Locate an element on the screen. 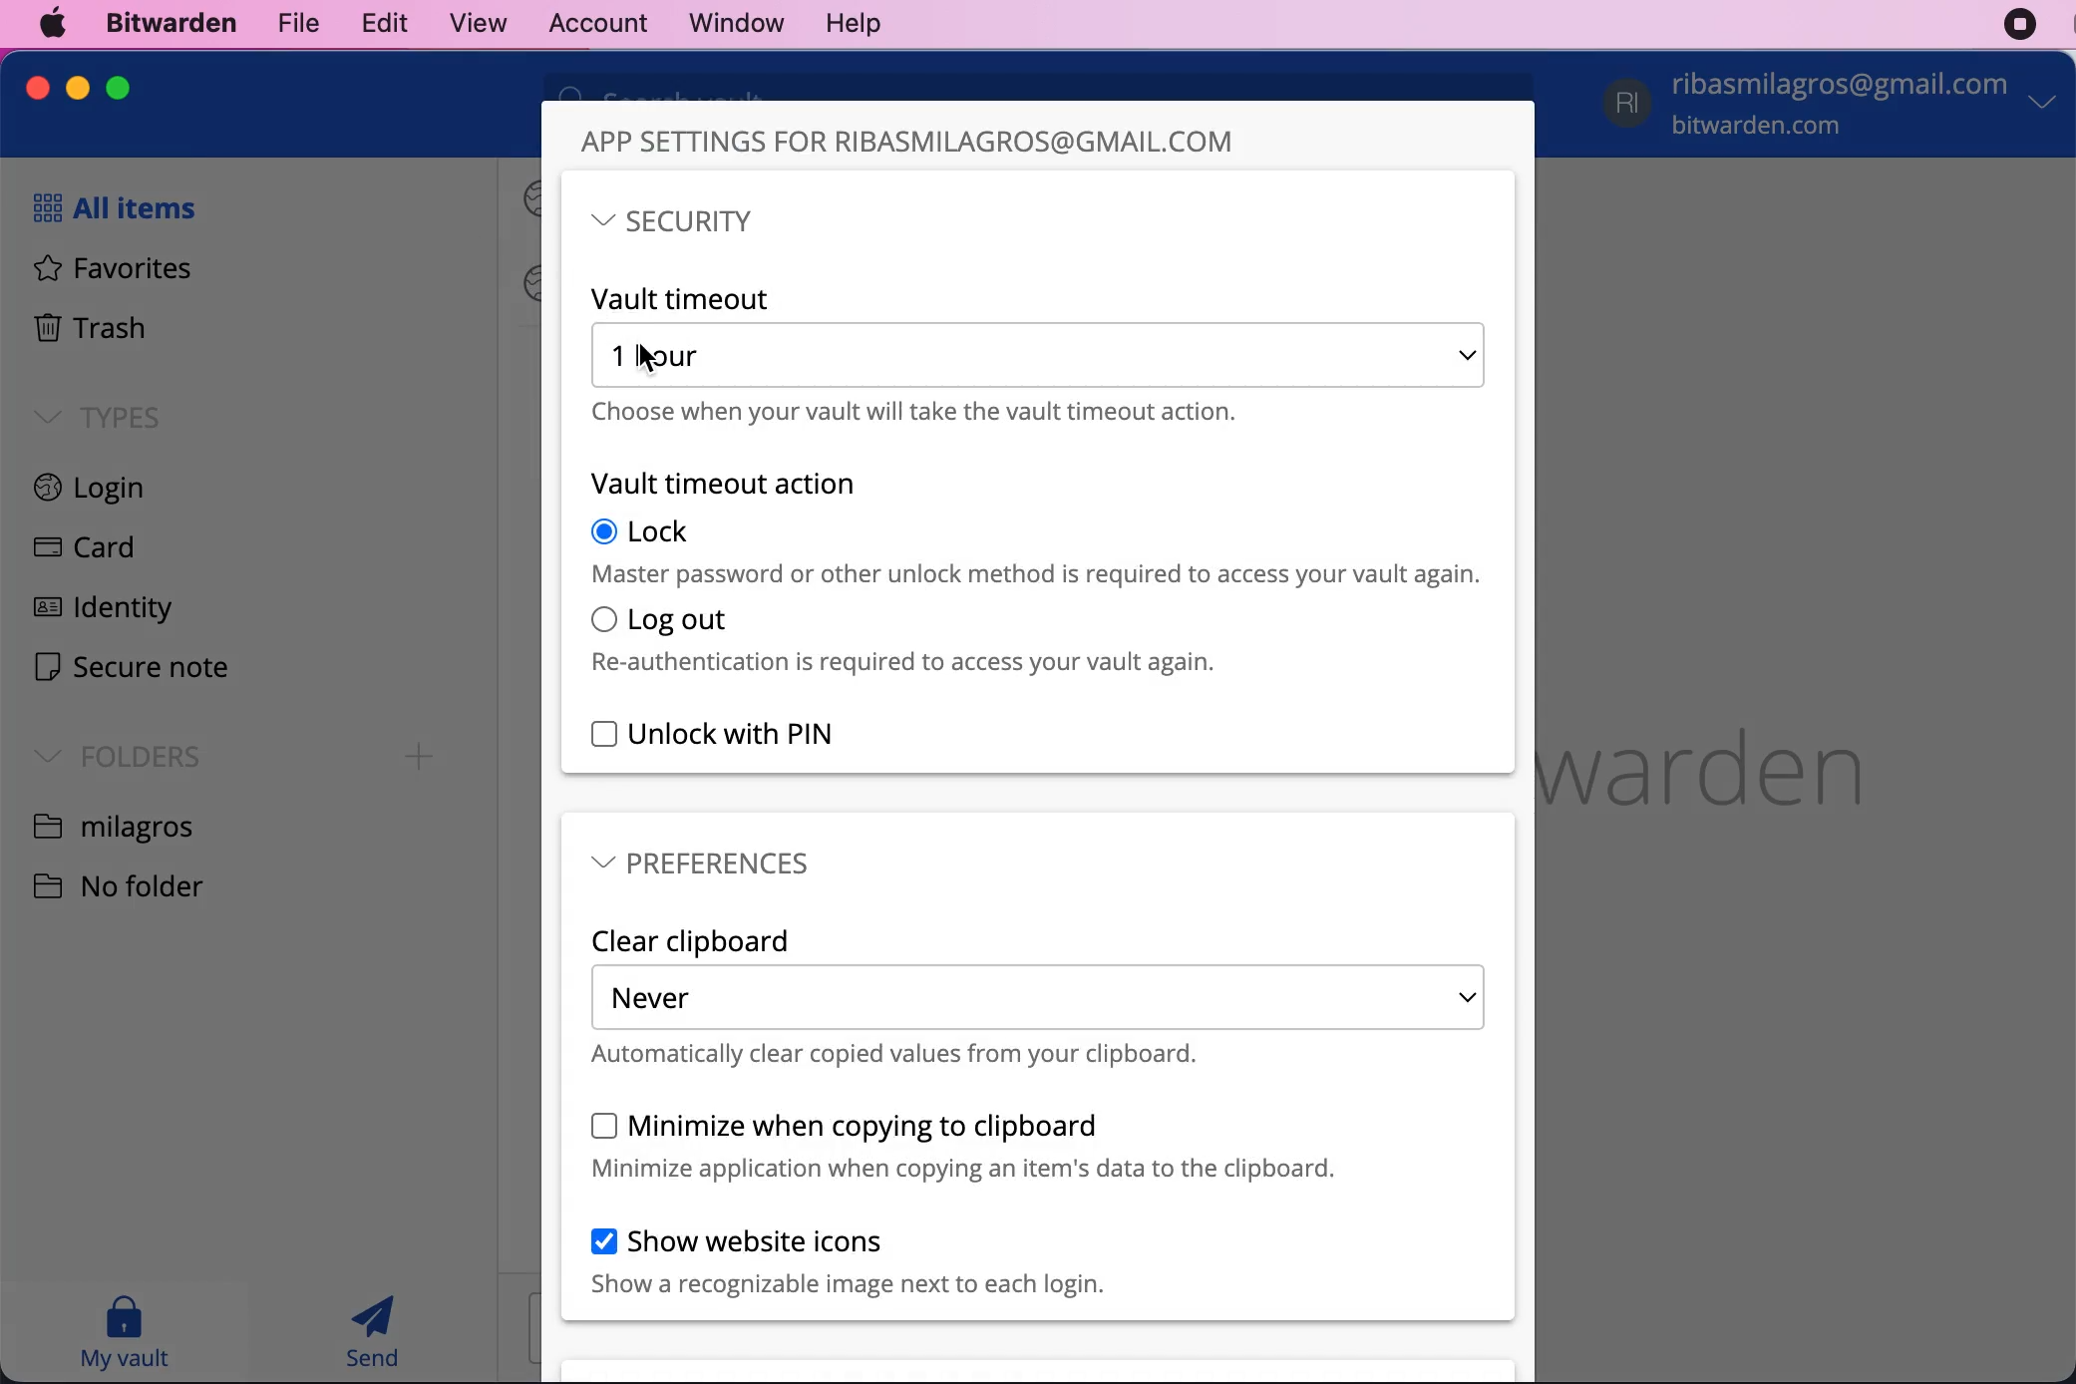 The height and width of the screenshot is (1384, 2076). edit is located at coordinates (378, 22).